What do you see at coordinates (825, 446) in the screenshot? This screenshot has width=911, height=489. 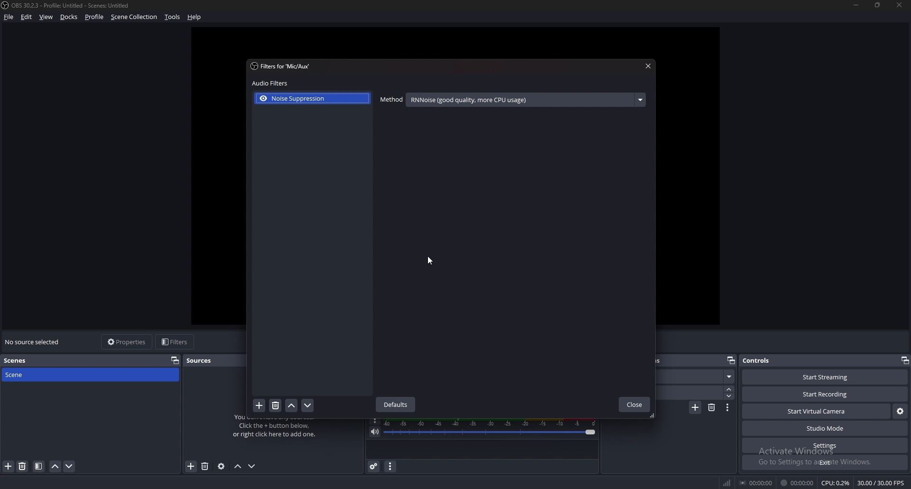 I see `settings` at bounding box center [825, 446].